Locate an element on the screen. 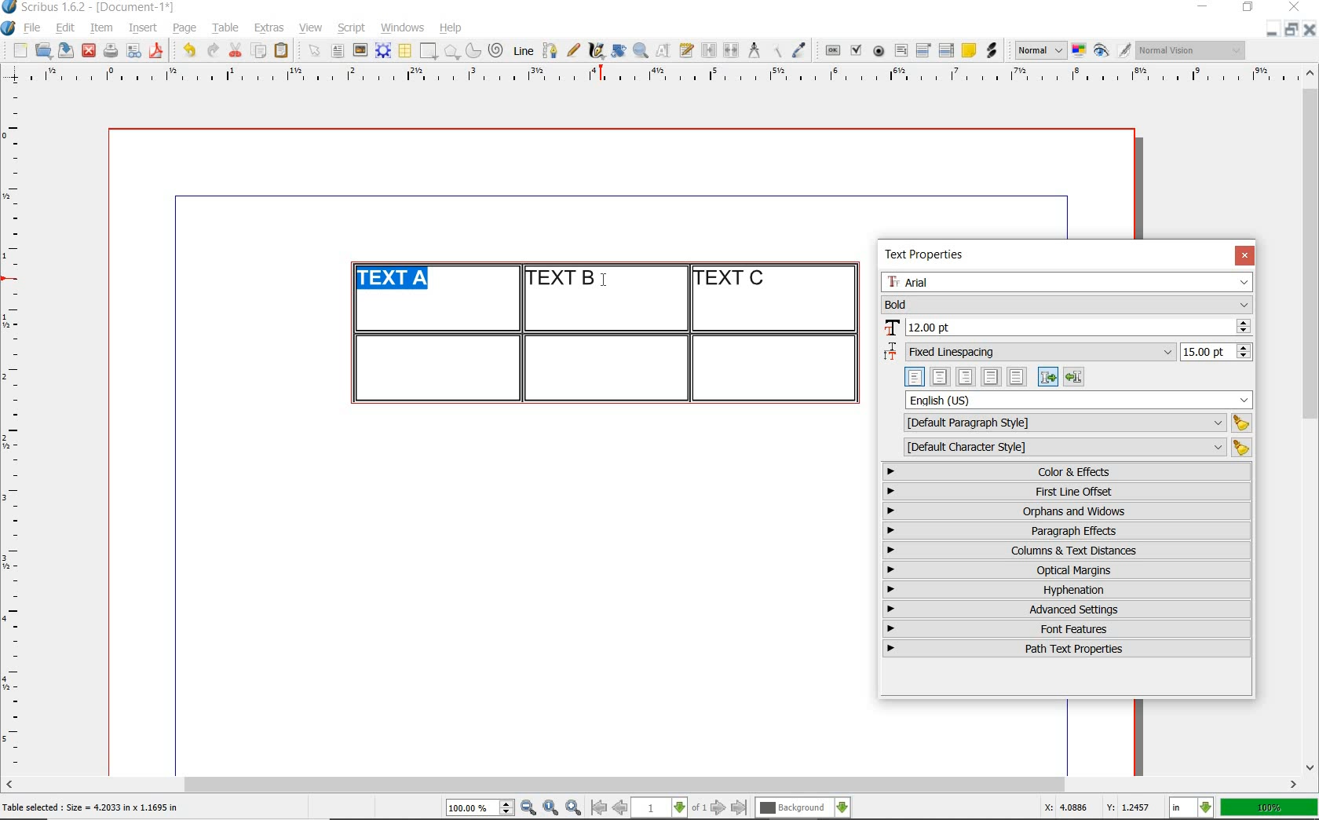  calligraphic line is located at coordinates (597, 50).